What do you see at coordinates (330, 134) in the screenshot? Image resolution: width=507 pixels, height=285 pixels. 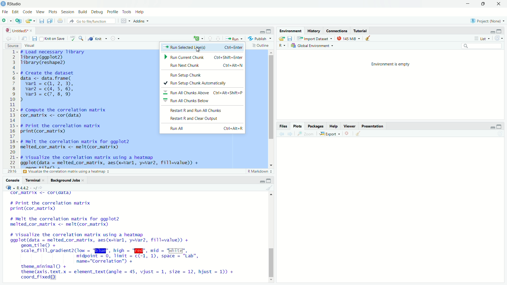 I see `export` at bounding box center [330, 134].